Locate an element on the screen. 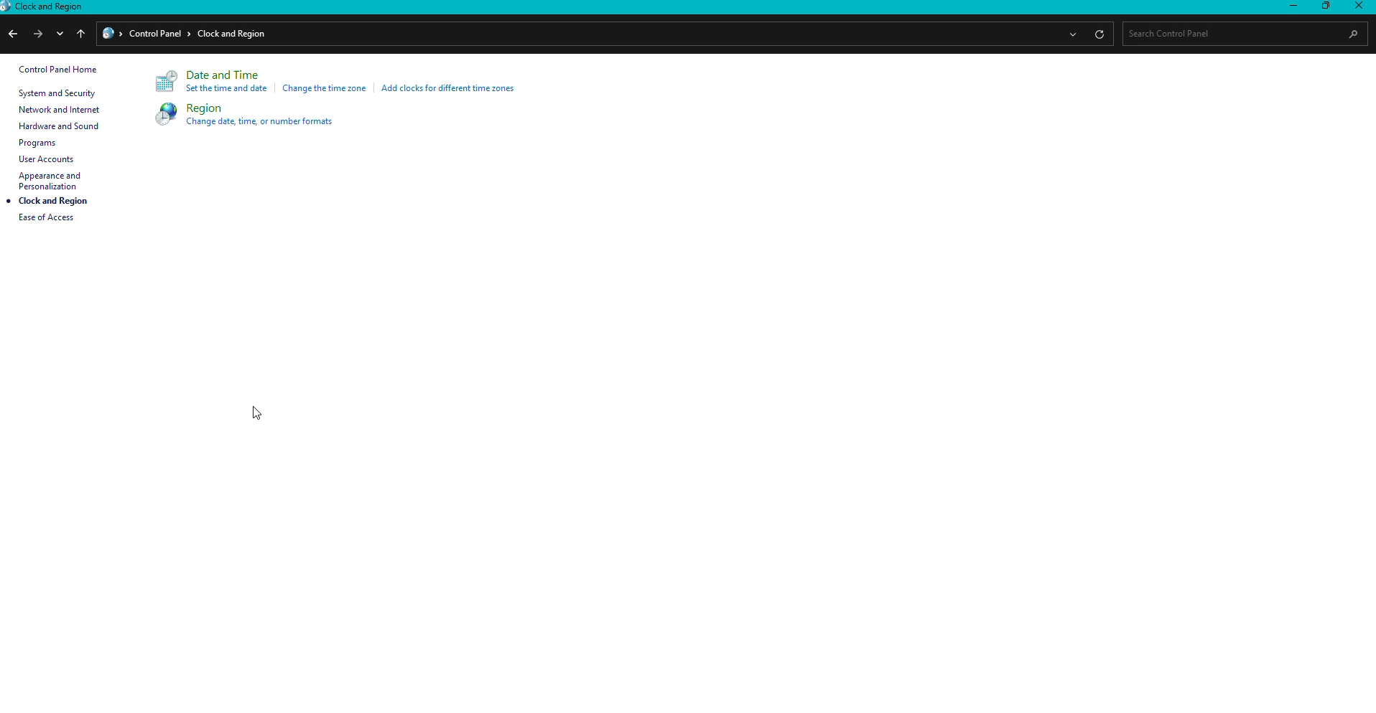  Search bar is located at coordinates (1240, 33).